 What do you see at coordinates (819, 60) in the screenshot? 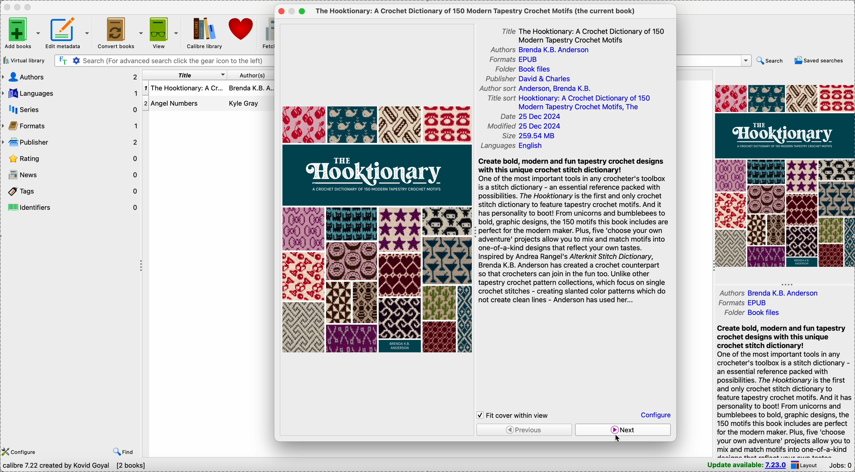
I see `saved searches` at bounding box center [819, 60].